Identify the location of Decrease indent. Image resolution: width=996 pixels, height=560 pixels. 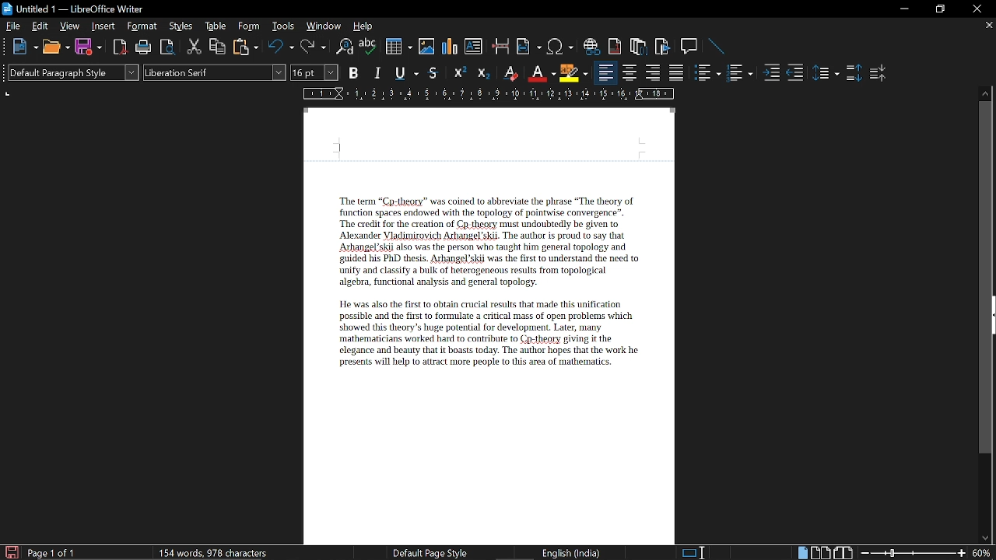
(795, 72).